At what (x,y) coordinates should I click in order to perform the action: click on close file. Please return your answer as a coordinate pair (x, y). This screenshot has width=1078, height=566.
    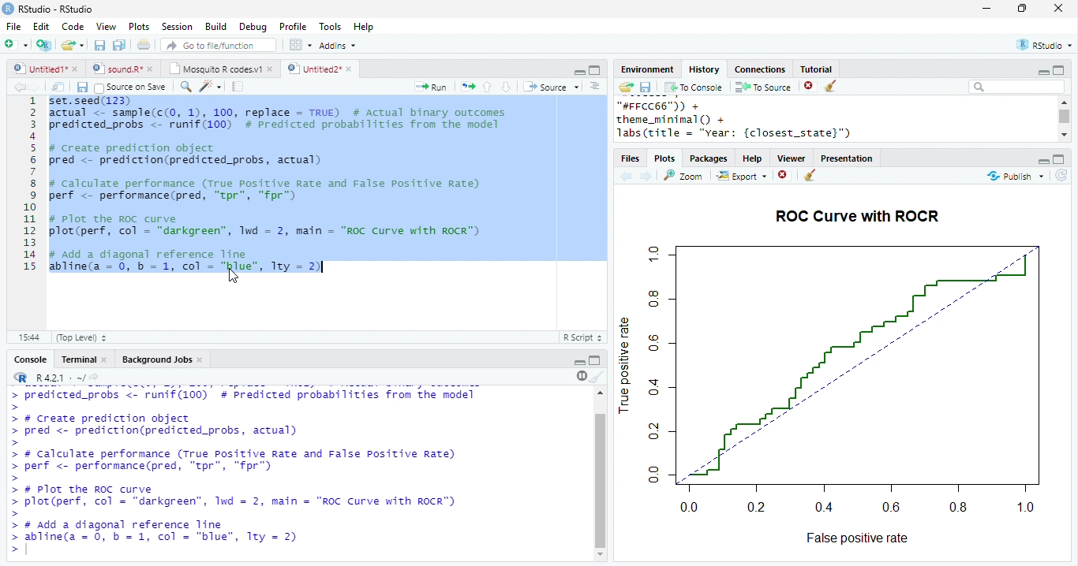
    Looking at the image, I should click on (810, 87).